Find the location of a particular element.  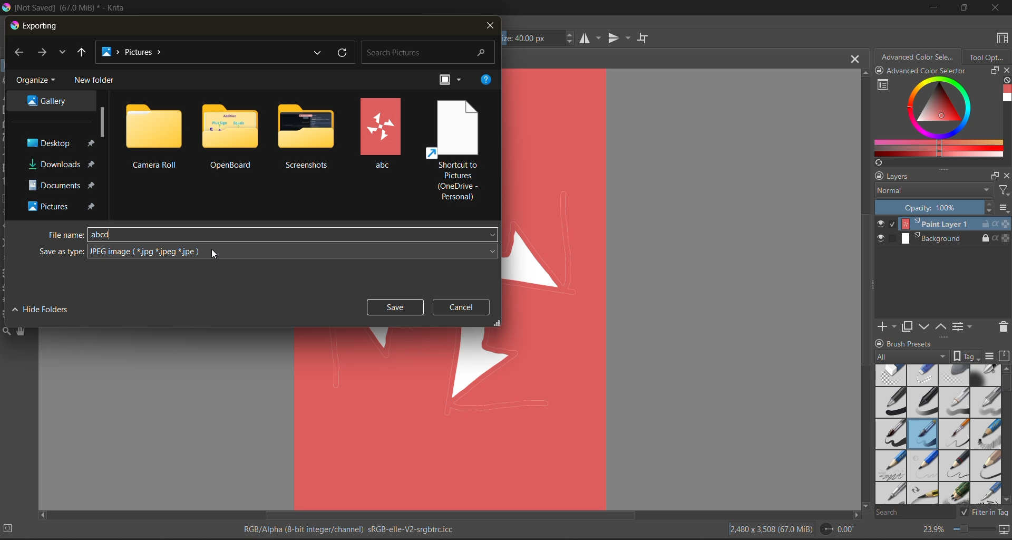

exporting is located at coordinates (37, 26).